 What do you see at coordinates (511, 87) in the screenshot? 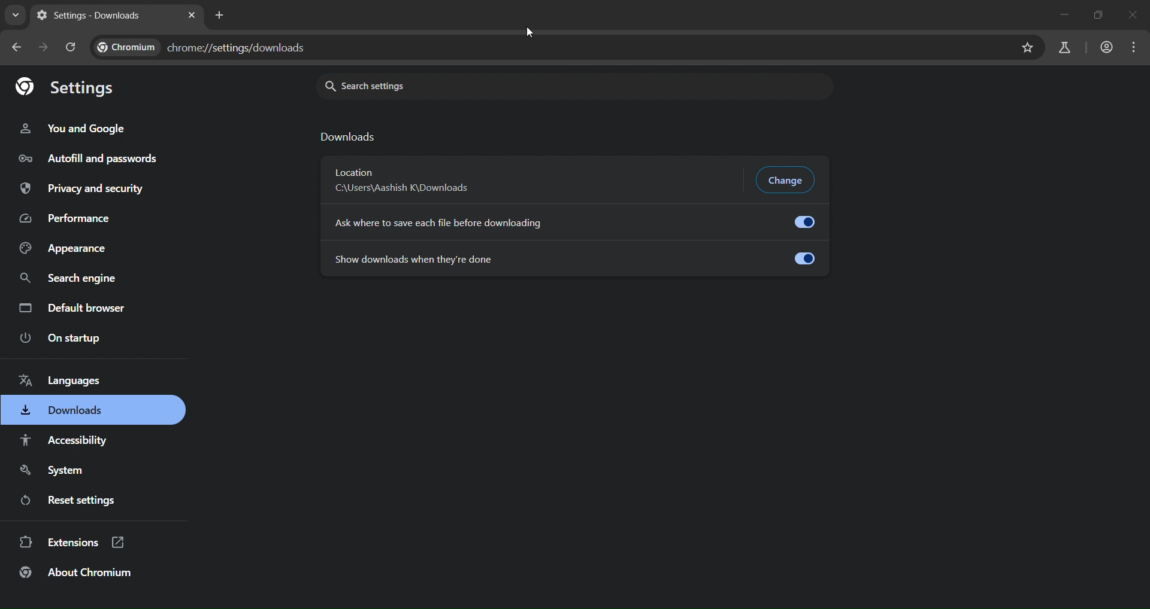
I see `search settings` at bounding box center [511, 87].